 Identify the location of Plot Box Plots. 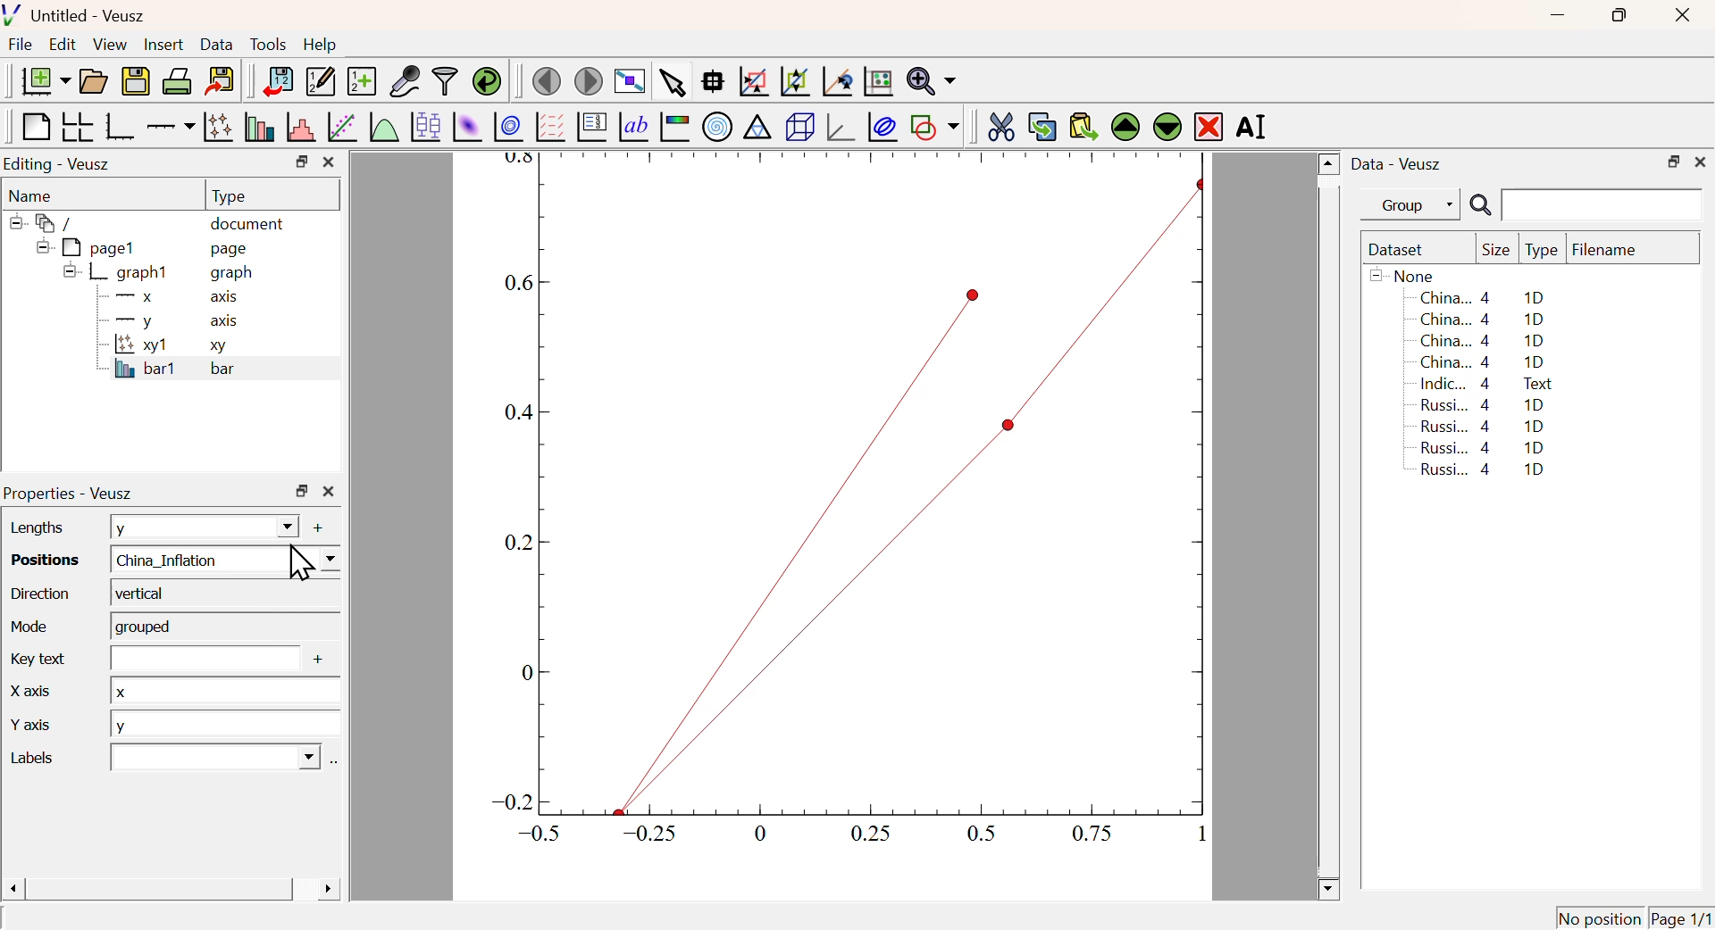
(424, 126).